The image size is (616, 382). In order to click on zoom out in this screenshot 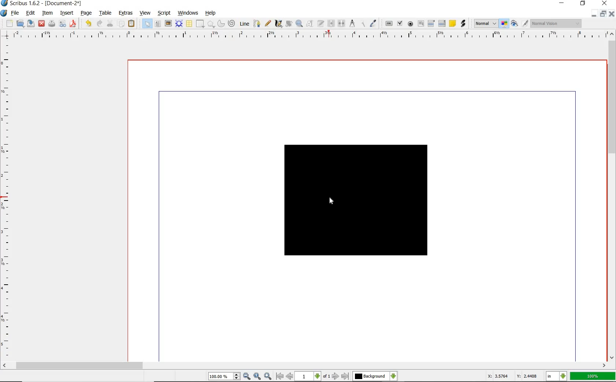, I will do `click(247, 376)`.